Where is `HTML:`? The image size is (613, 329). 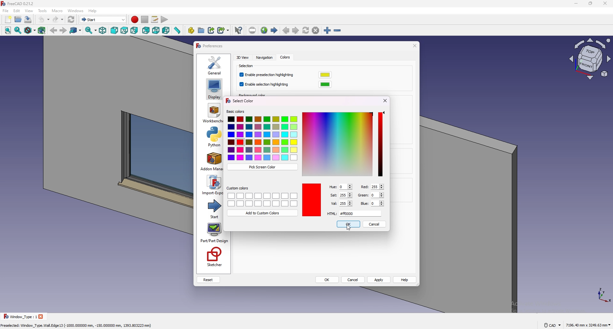 HTML: is located at coordinates (332, 214).